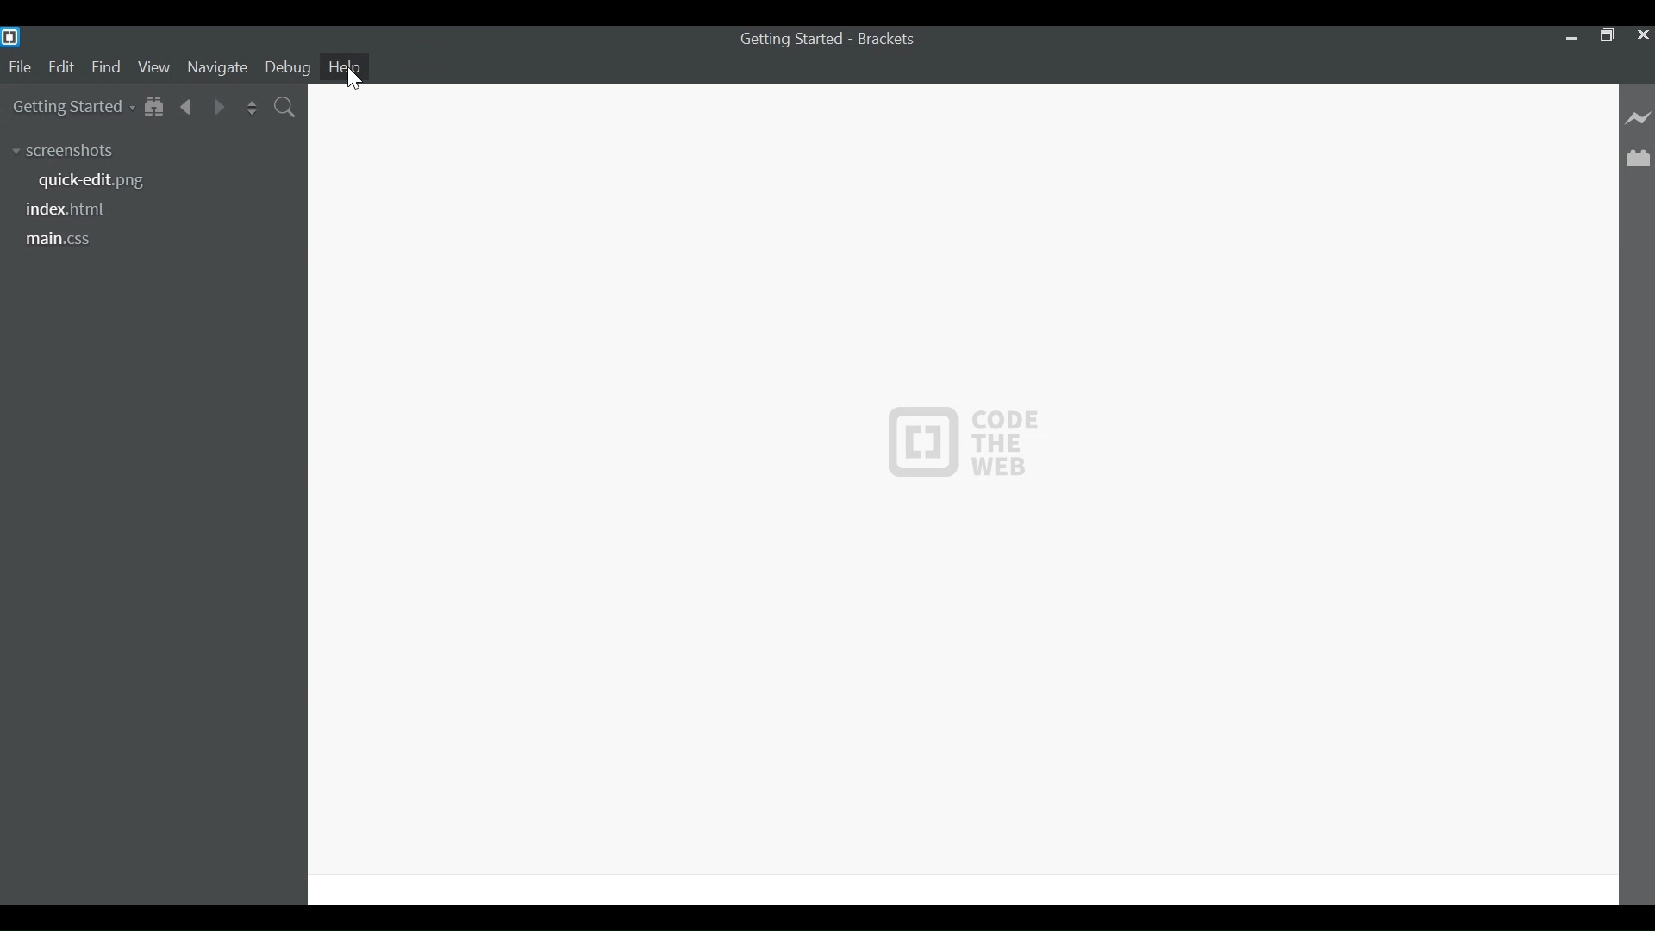 Image resolution: width=1655 pixels, height=931 pixels. I want to click on Close, so click(1641, 35).